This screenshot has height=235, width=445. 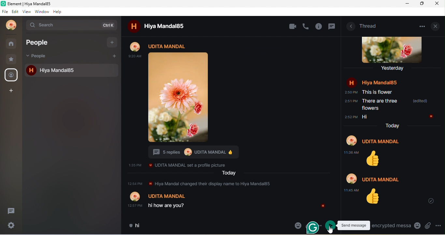 I want to click on settings, so click(x=11, y=226).